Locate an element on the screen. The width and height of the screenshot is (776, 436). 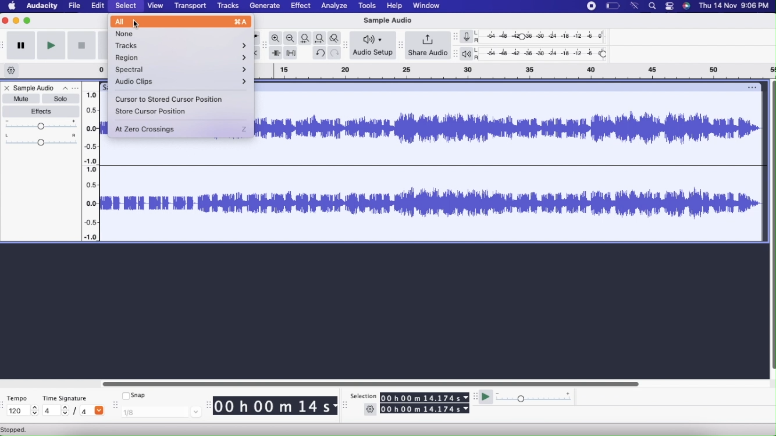
Playback level is located at coordinates (545, 55).